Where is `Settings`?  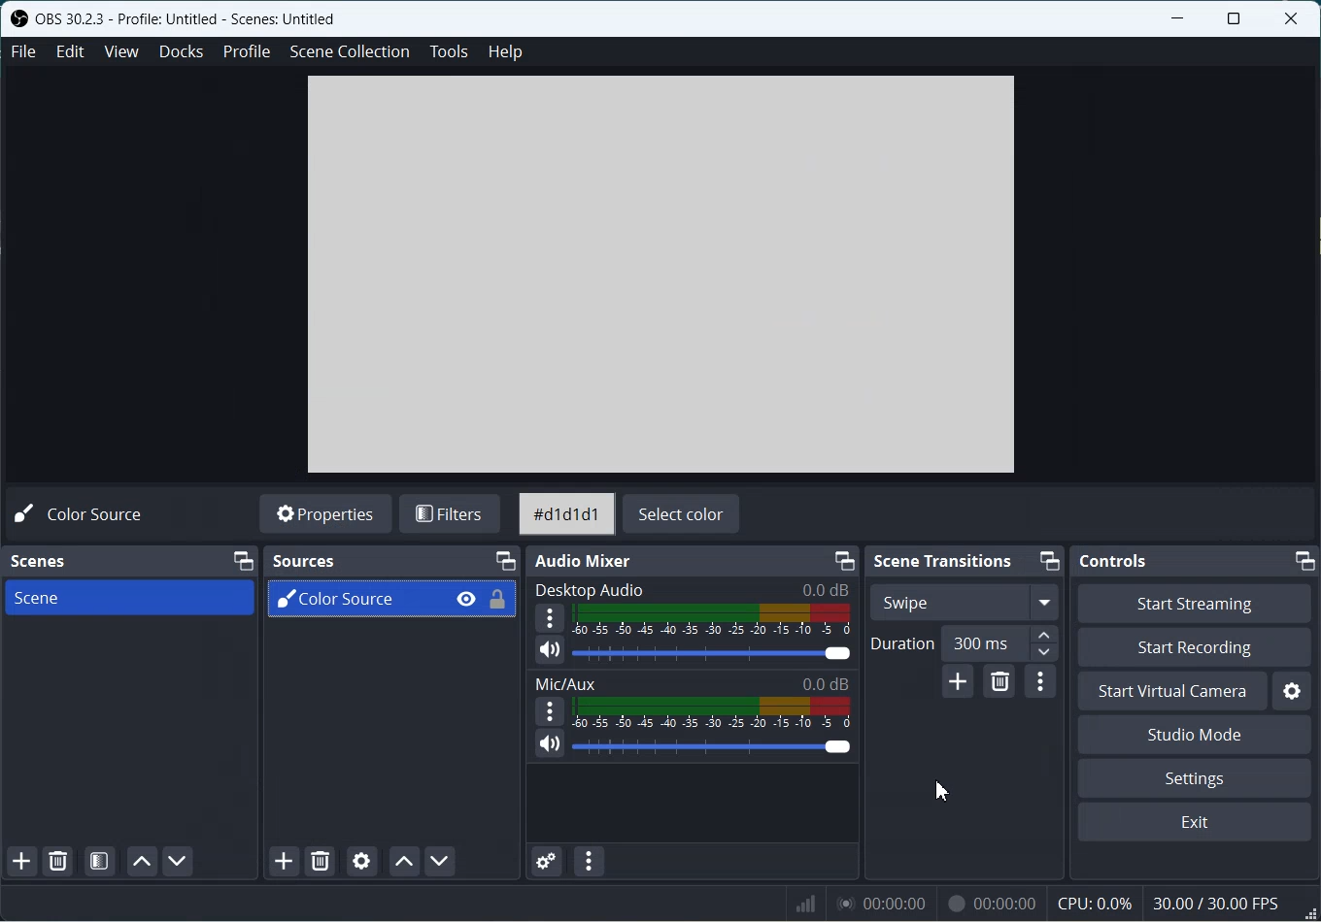 Settings is located at coordinates (1292, 691).